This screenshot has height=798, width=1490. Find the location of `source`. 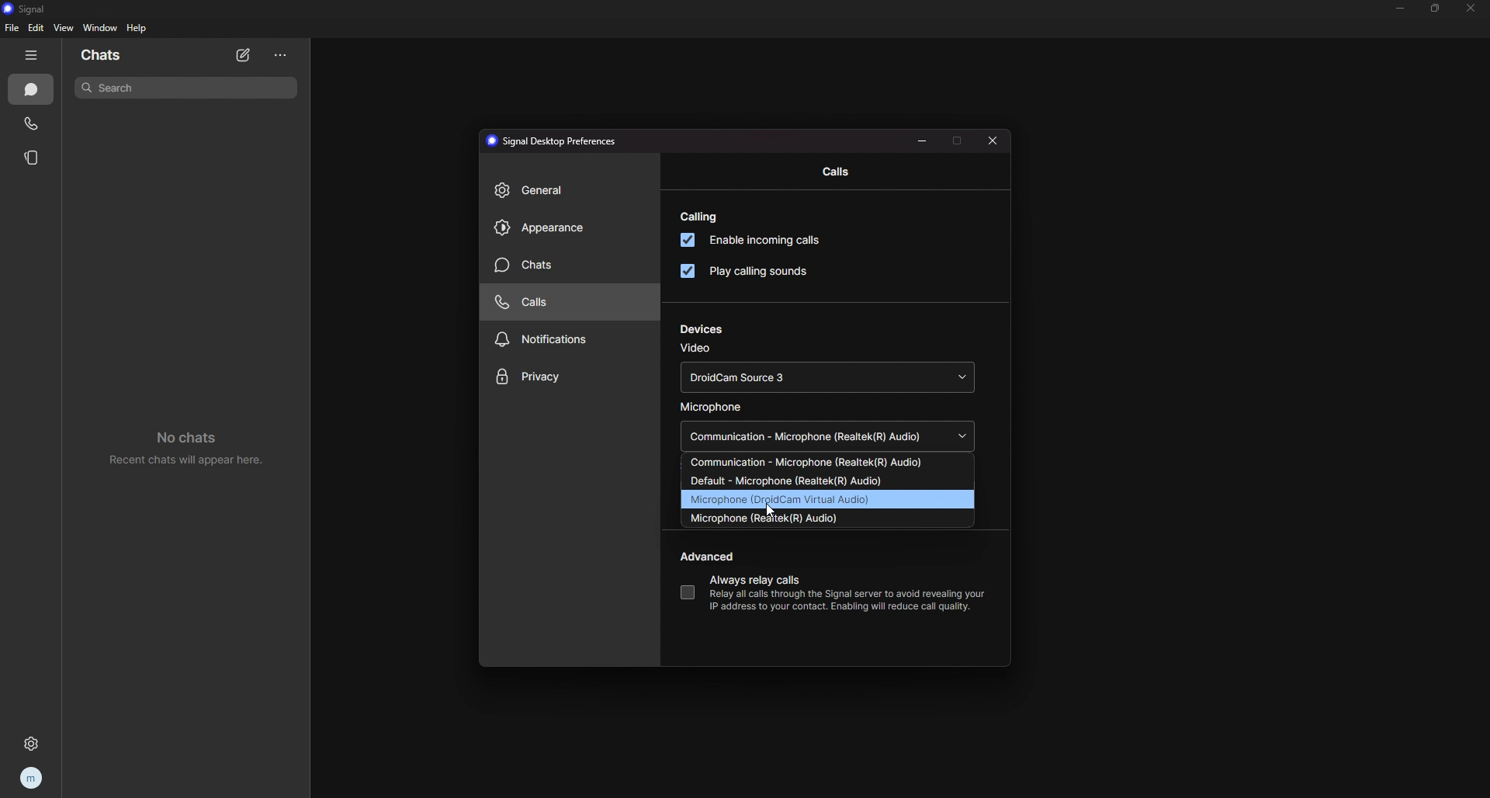

source is located at coordinates (825, 519).